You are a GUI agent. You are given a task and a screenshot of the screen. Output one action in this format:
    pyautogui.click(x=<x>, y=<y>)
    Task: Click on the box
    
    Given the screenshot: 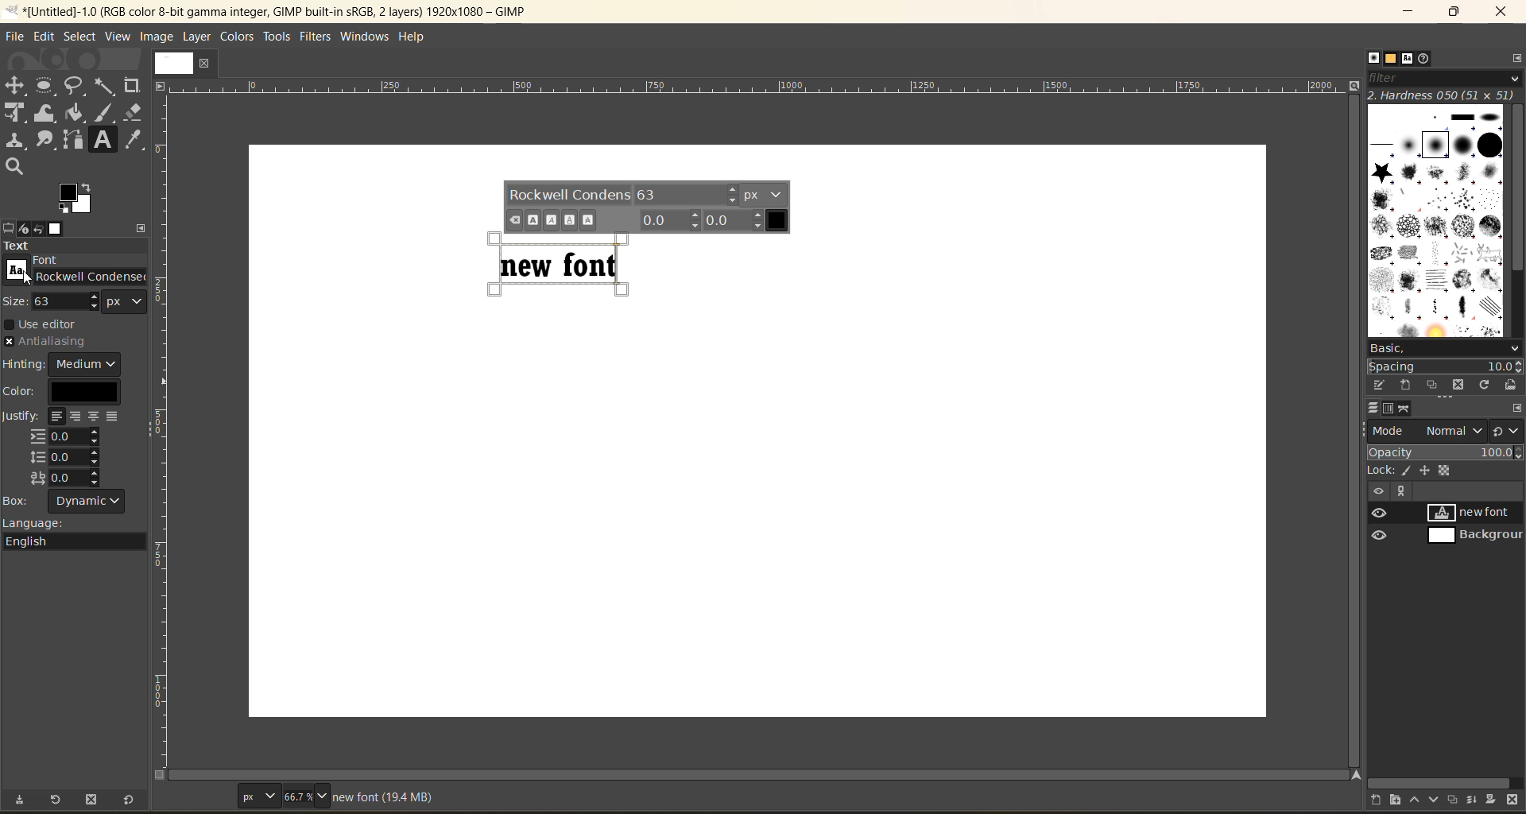 What is the action you would take?
    pyautogui.click(x=65, y=499)
    